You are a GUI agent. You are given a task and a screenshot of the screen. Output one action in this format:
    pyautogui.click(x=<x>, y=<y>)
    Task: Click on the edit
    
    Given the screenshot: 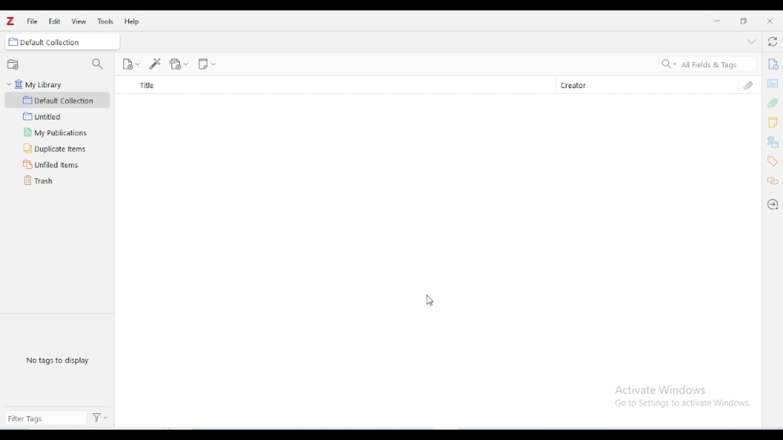 What is the action you would take?
    pyautogui.click(x=54, y=21)
    